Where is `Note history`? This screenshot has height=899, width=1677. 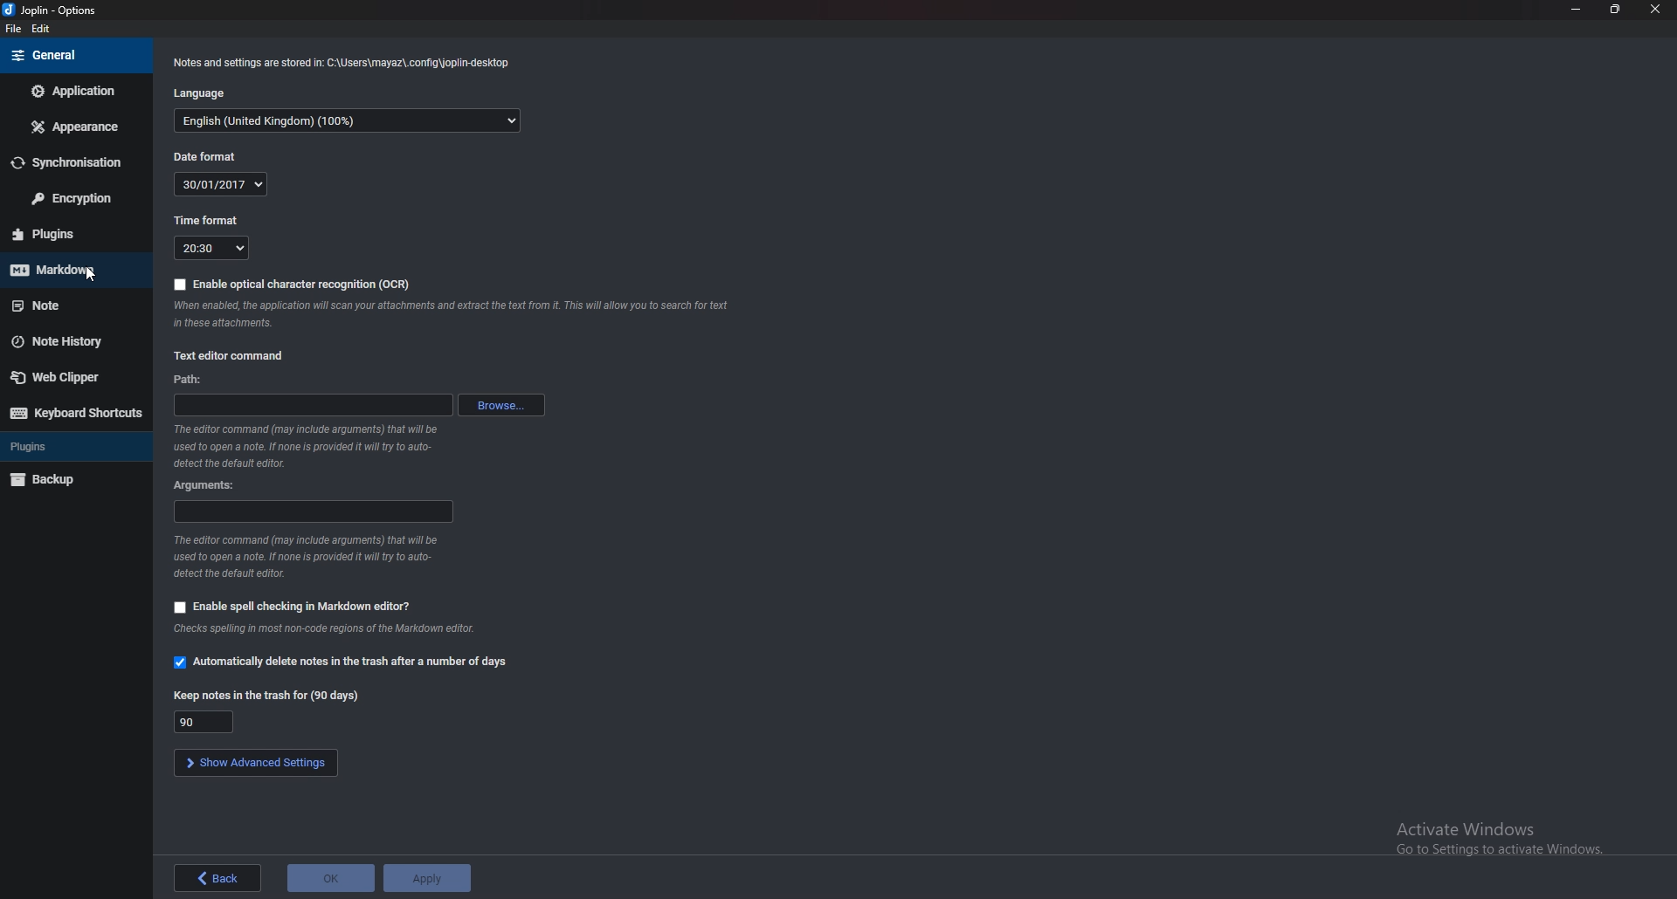
Note history is located at coordinates (69, 340).